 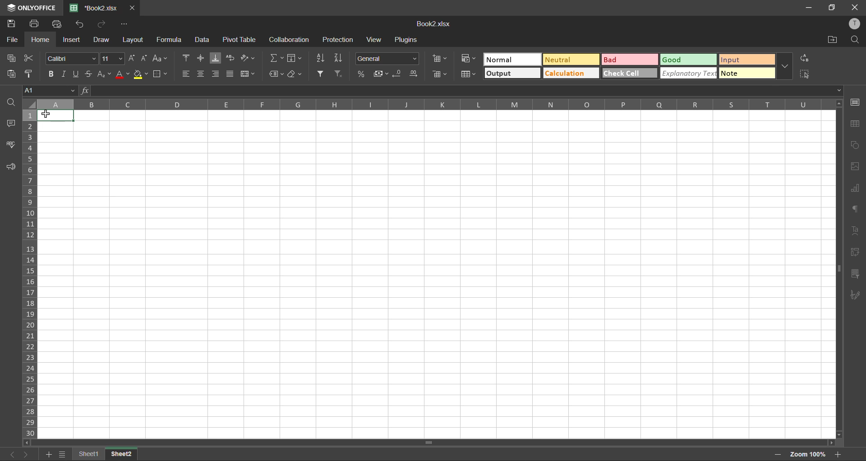 What do you see at coordinates (73, 58) in the screenshot?
I see `font style` at bounding box center [73, 58].